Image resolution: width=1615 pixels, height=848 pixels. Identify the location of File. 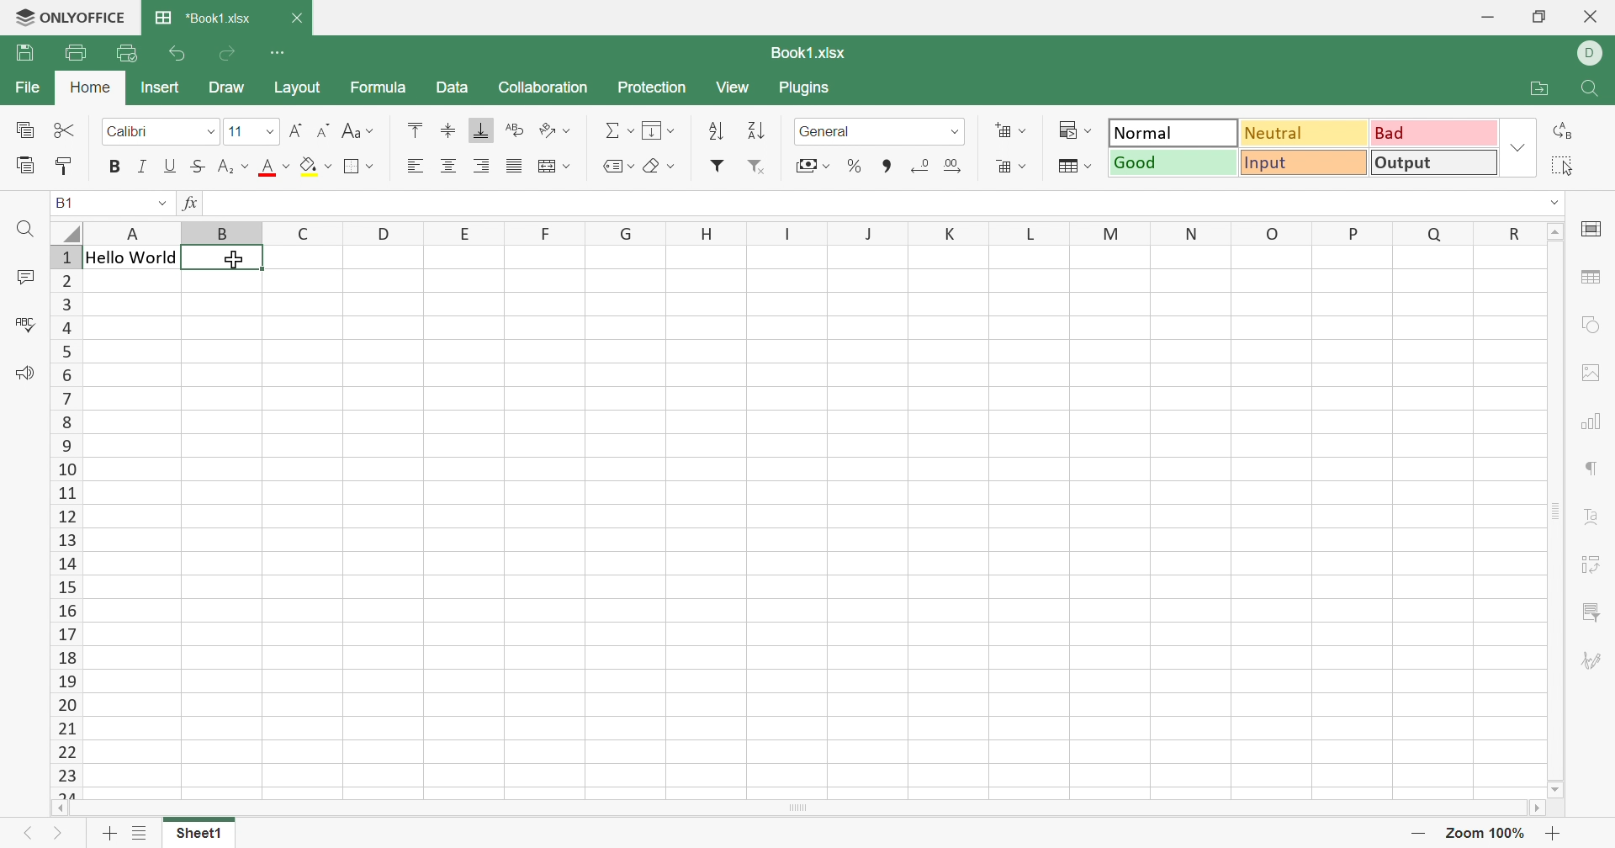
(31, 86).